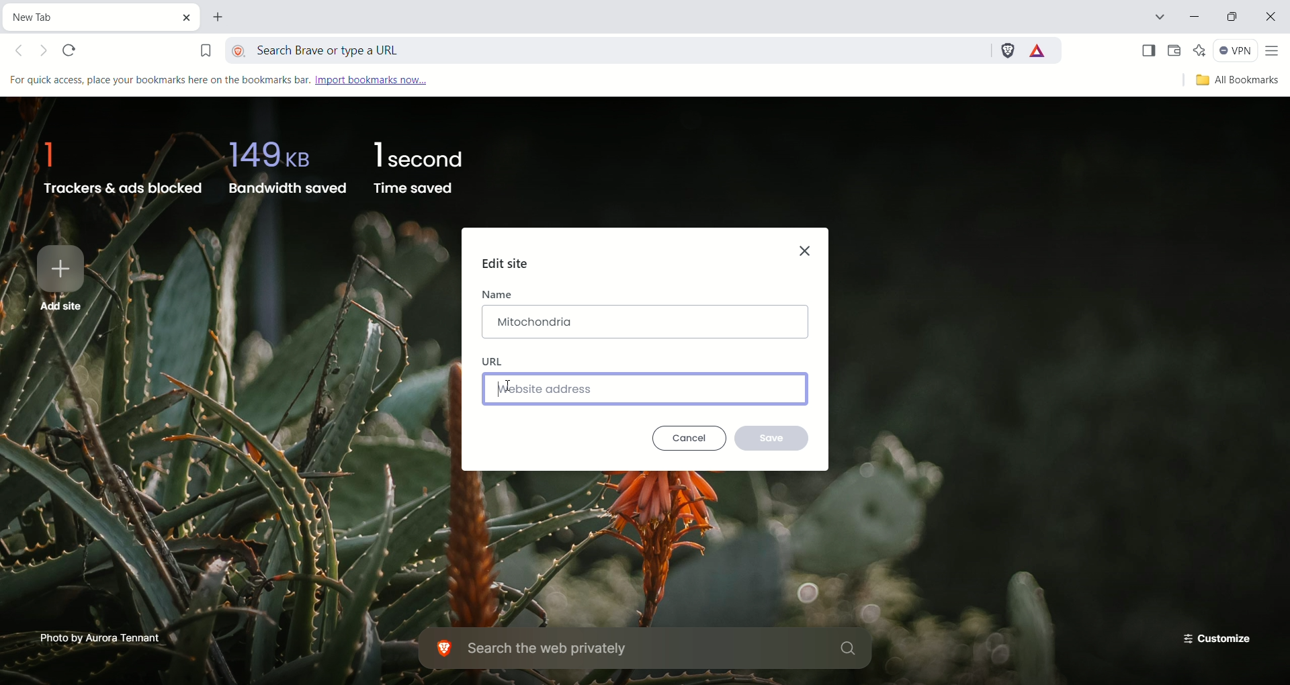 The width and height of the screenshot is (1290, 685). Describe the element at coordinates (158, 80) in the screenshot. I see `For quick access, place your bookmarks here on the bookmarks bar.` at that location.